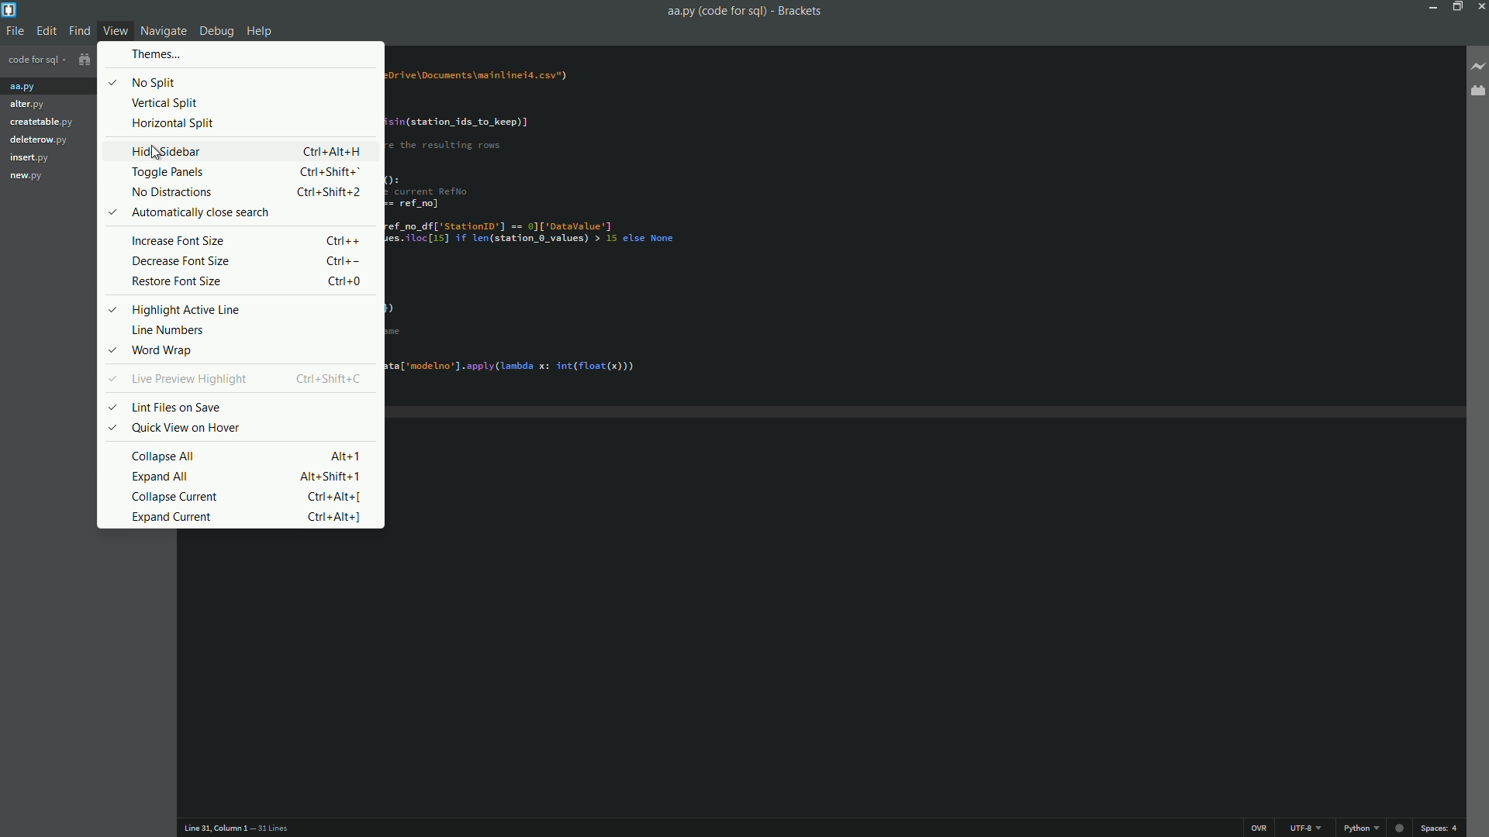 Image resolution: width=1489 pixels, height=837 pixels. What do you see at coordinates (32, 61) in the screenshot?
I see `project name` at bounding box center [32, 61].